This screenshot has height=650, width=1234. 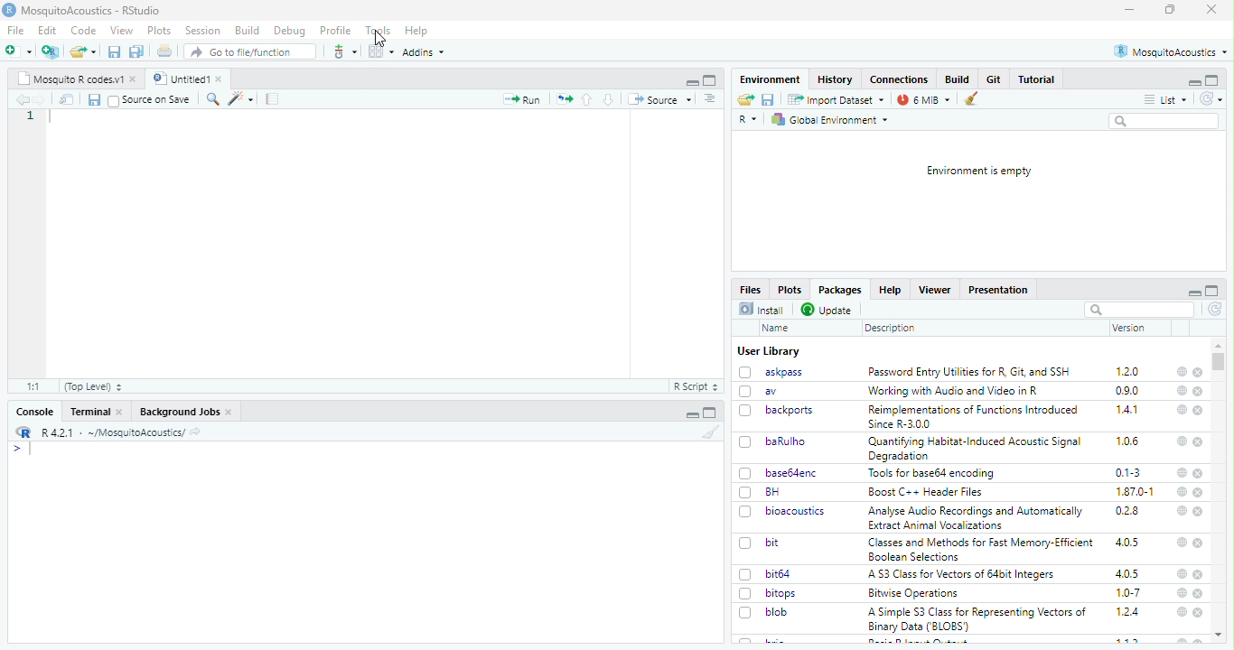 I want to click on askpass, so click(x=784, y=372).